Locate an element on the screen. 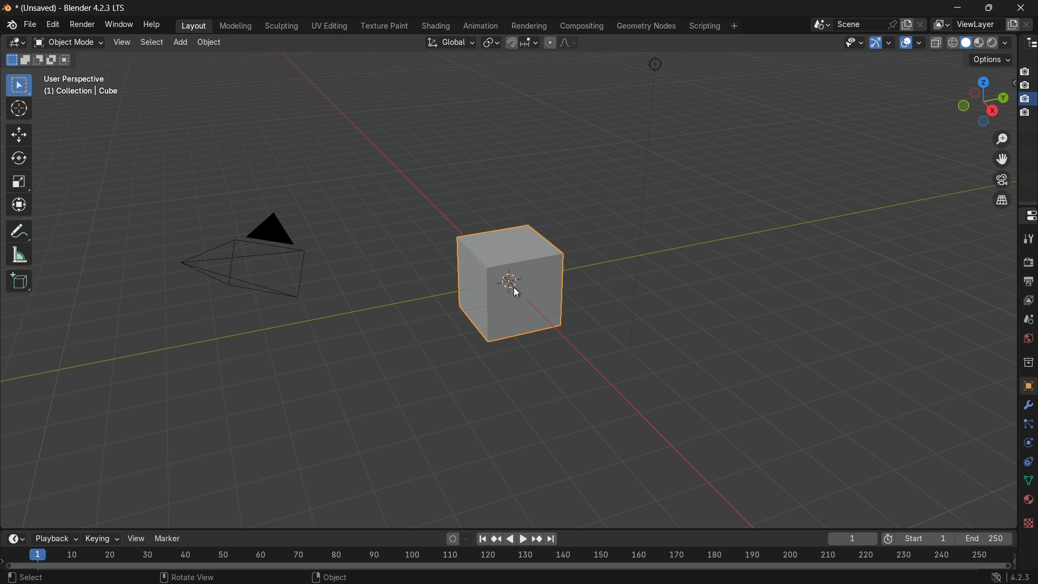 The height and width of the screenshot is (584, 1038). show gizmo is located at coordinates (876, 43).